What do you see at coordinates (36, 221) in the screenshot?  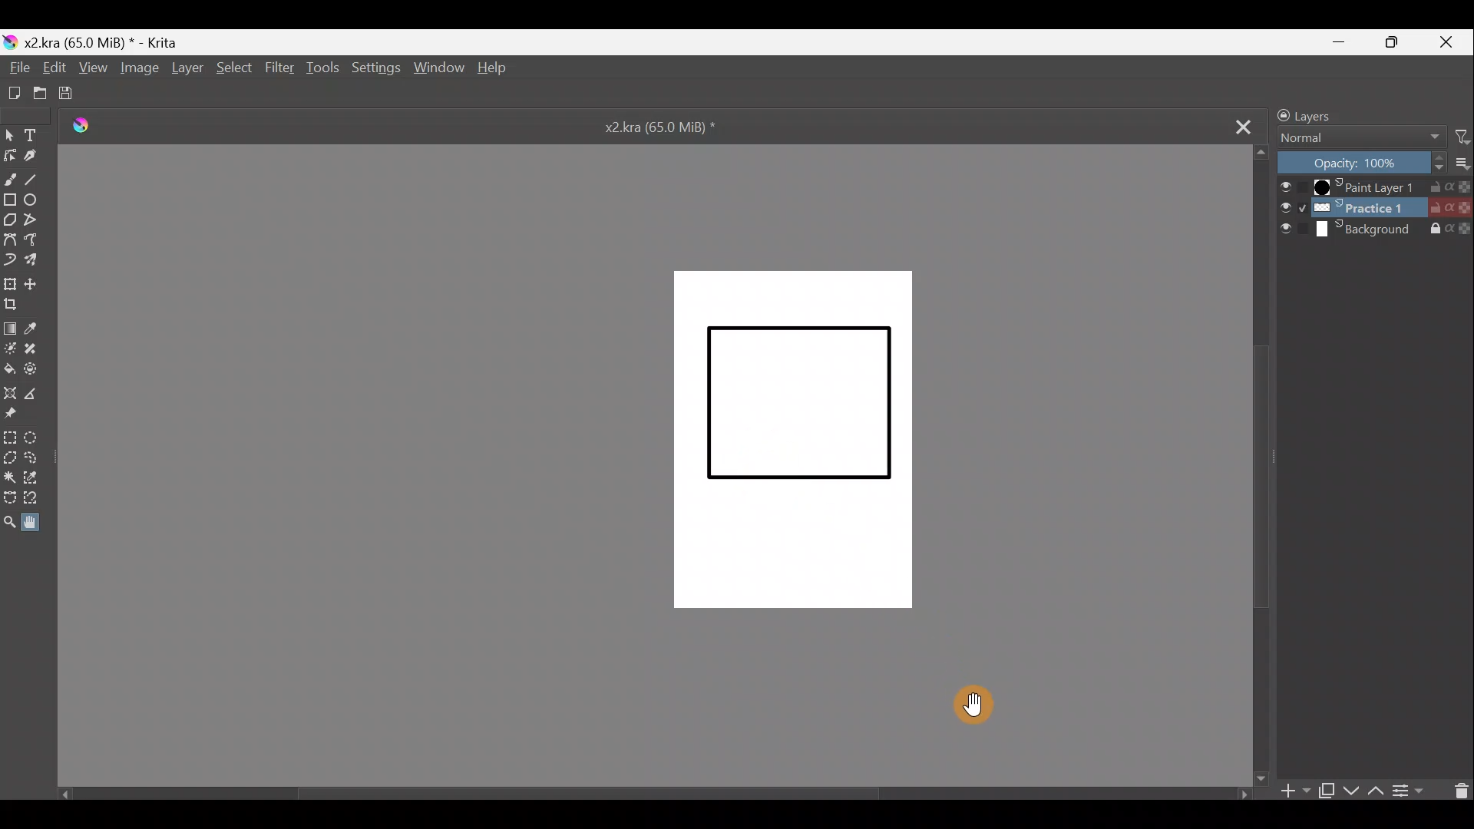 I see `Polyline tool` at bounding box center [36, 221].